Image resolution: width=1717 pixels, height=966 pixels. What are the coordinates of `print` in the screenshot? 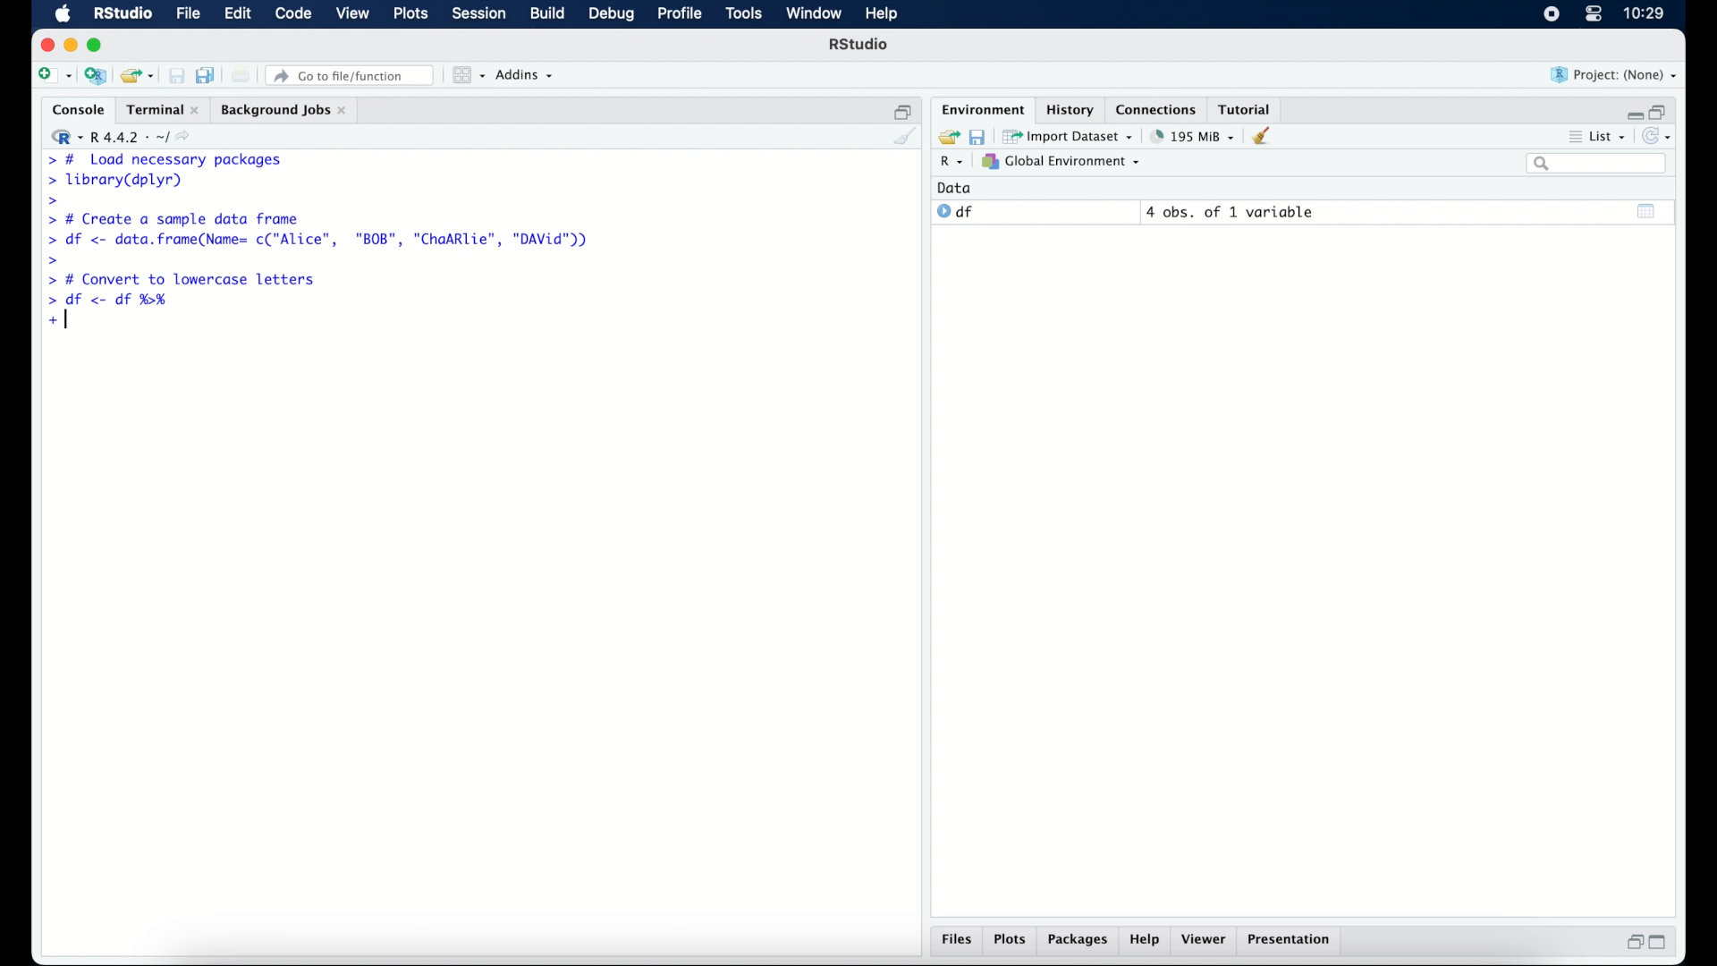 It's located at (241, 75).